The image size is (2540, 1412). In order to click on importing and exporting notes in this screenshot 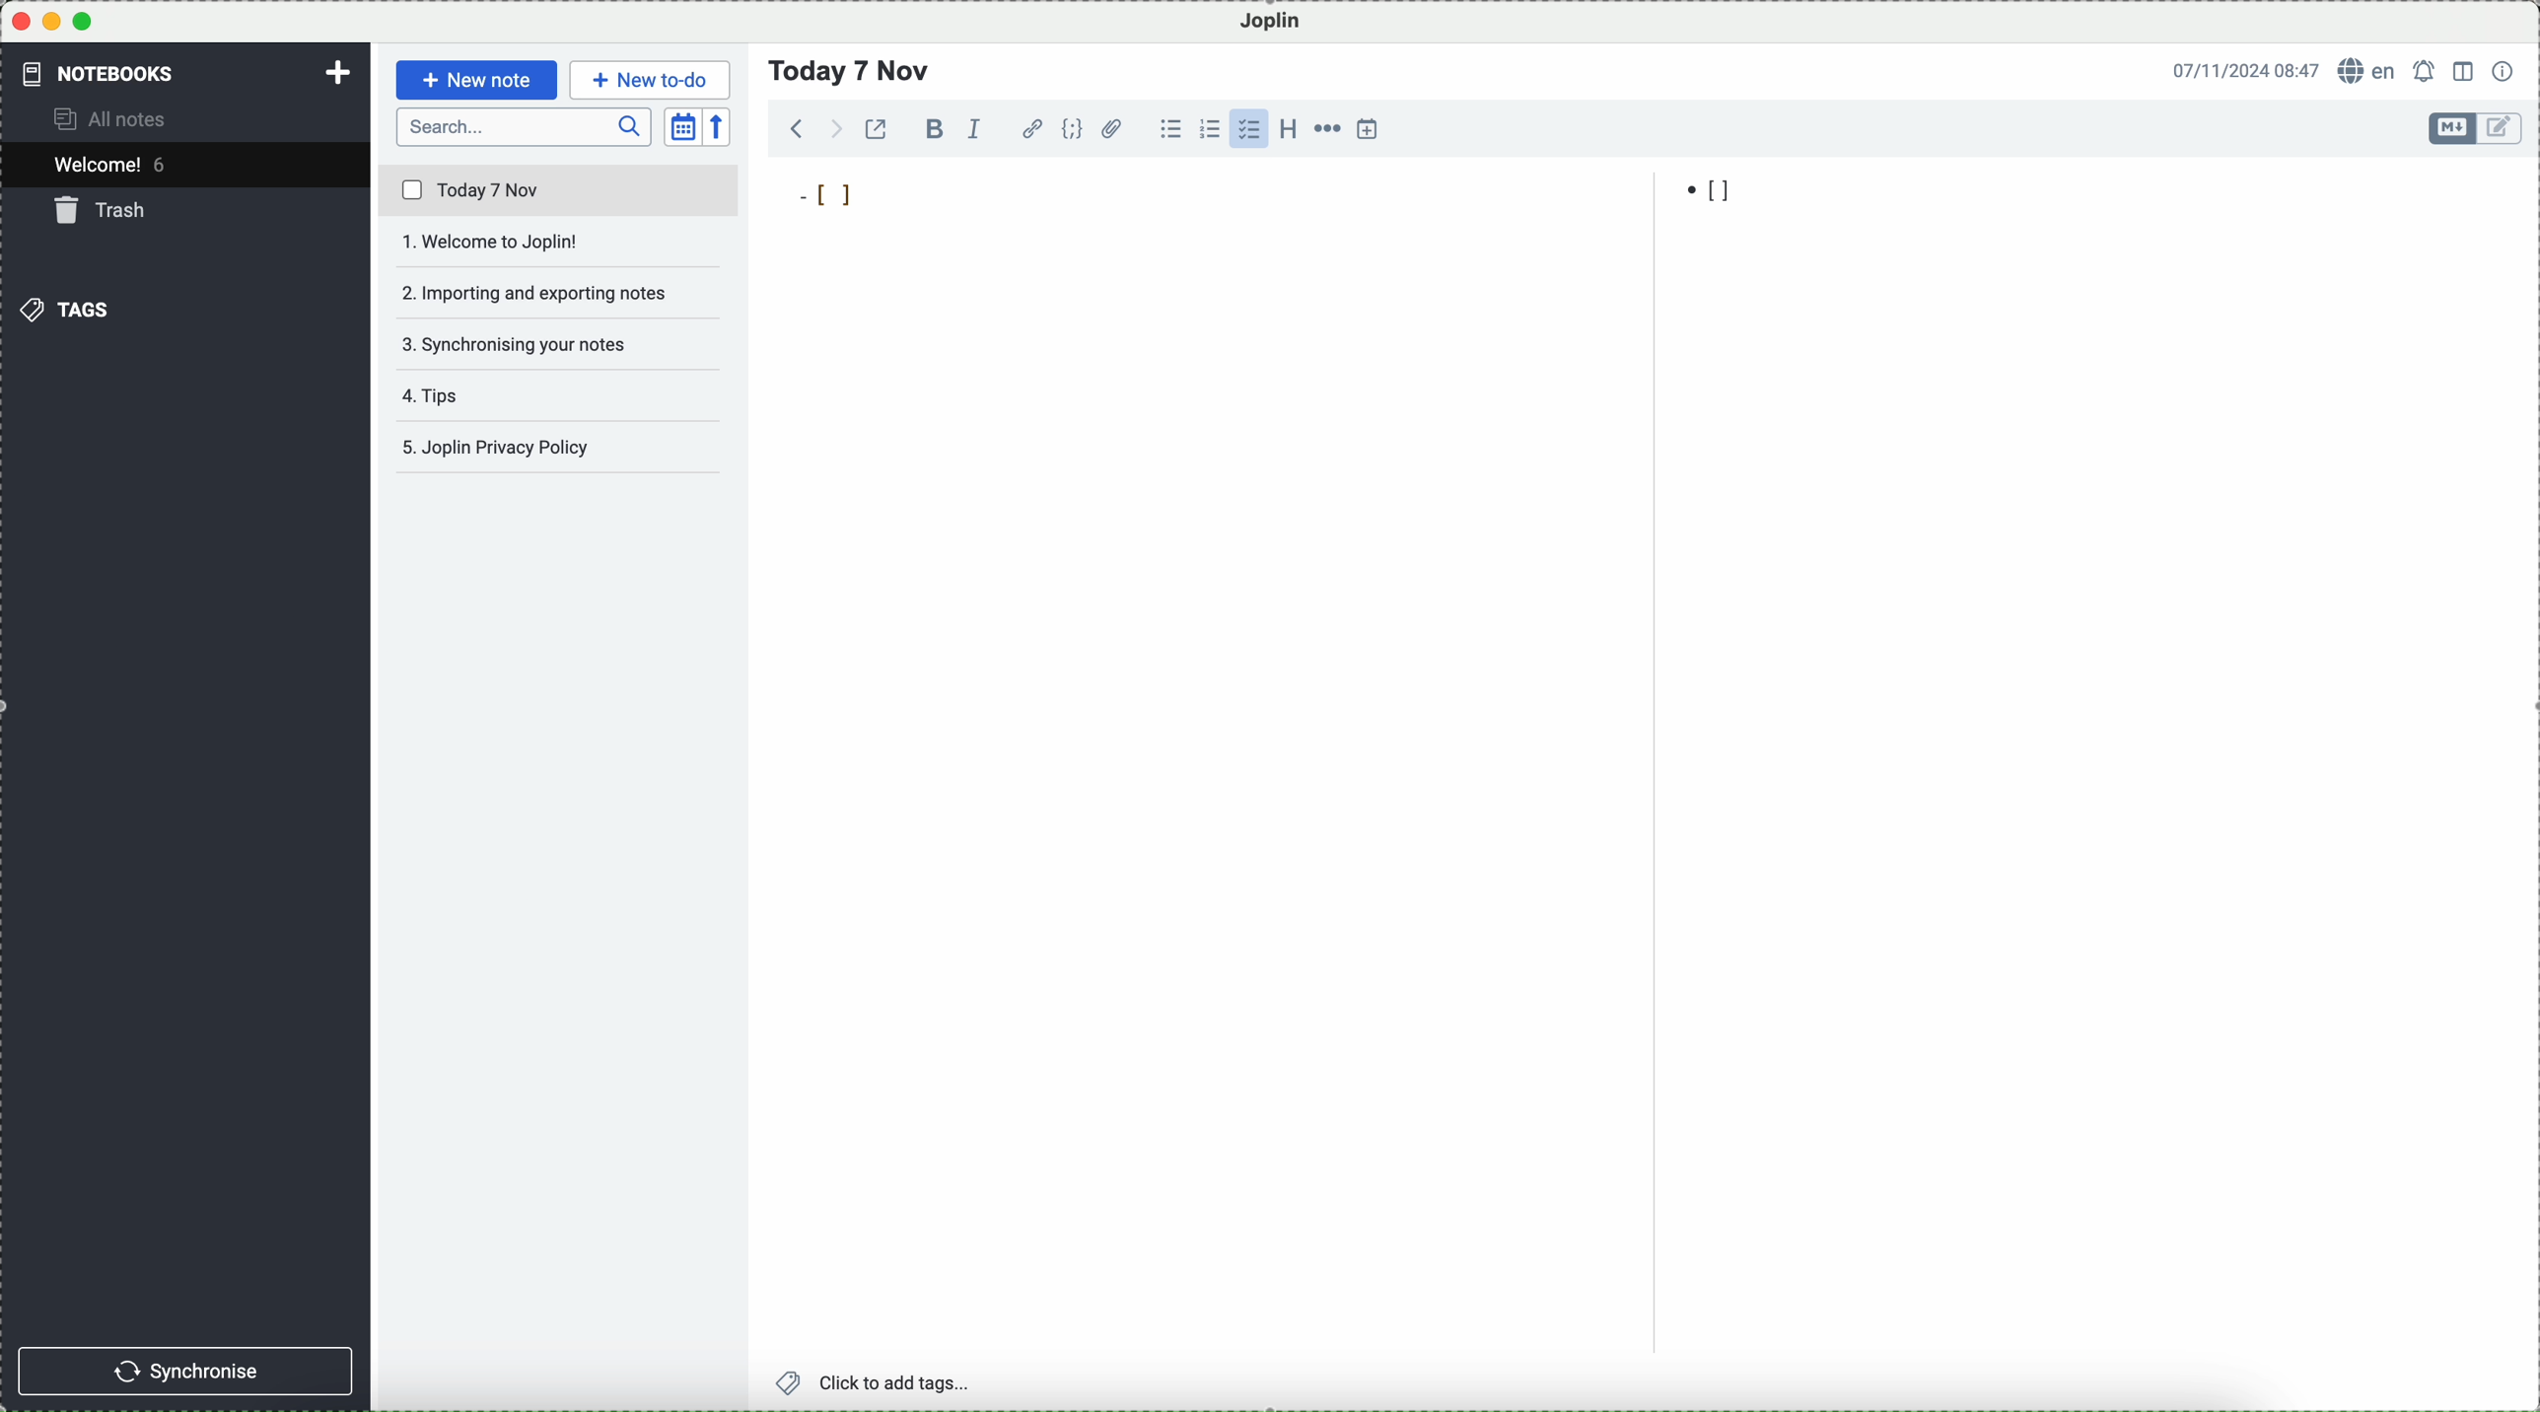, I will do `click(561, 292)`.